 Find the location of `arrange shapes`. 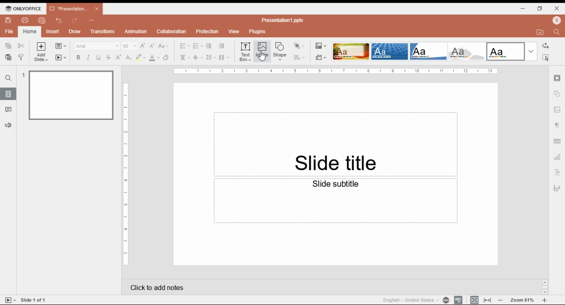

arrange shapes is located at coordinates (300, 46).